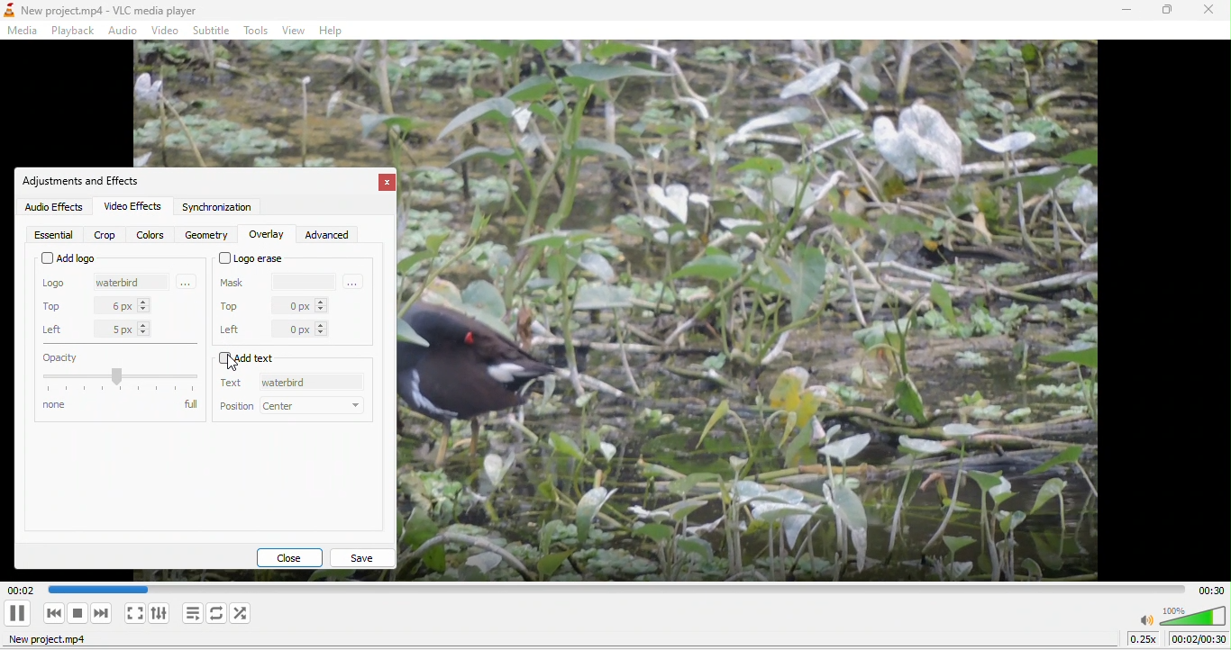 This screenshot has width=1231, height=650. What do you see at coordinates (244, 613) in the screenshot?
I see `random` at bounding box center [244, 613].